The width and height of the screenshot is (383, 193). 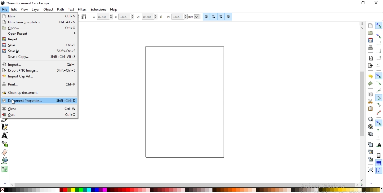 I want to click on snap midpoints of bounding box edges, so click(x=379, y=58).